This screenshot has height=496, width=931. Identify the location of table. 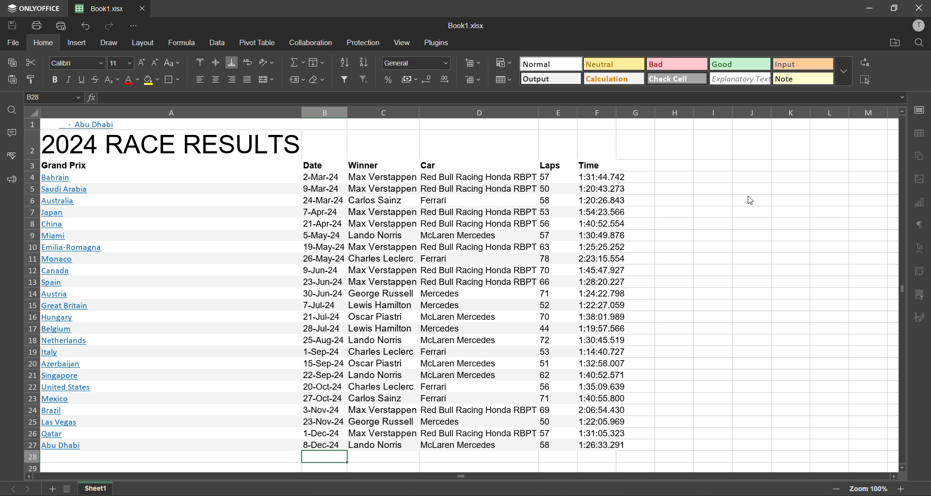
(922, 136).